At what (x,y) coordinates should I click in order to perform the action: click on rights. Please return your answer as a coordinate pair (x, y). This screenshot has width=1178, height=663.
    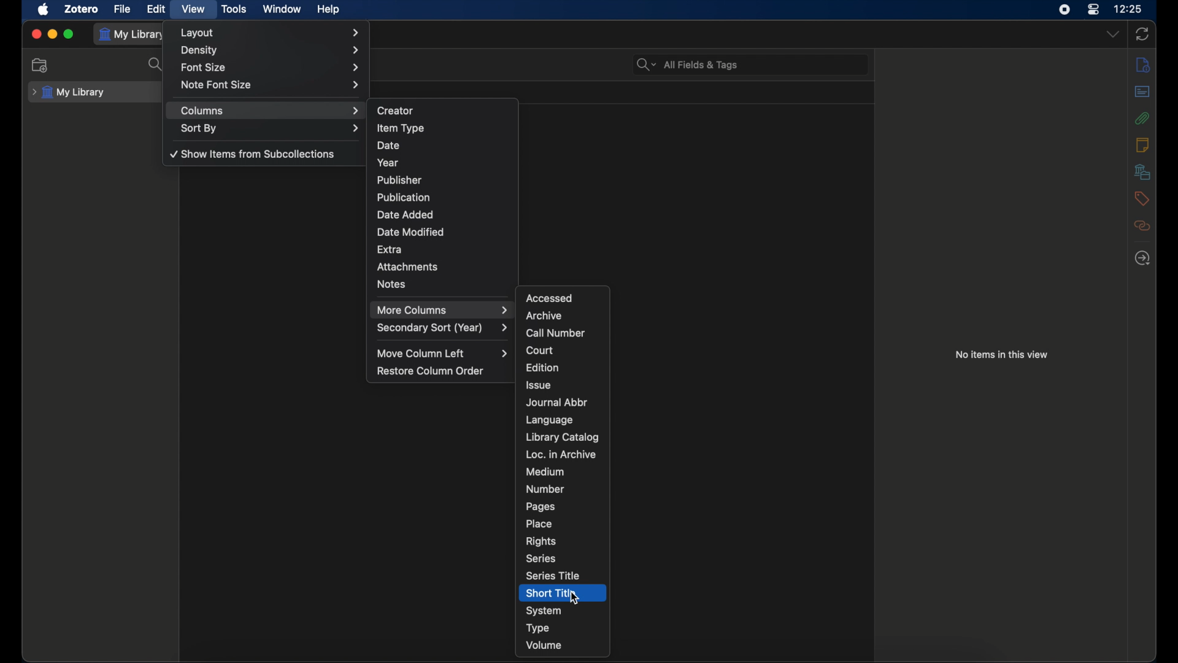
    Looking at the image, I should click on (541, 540).